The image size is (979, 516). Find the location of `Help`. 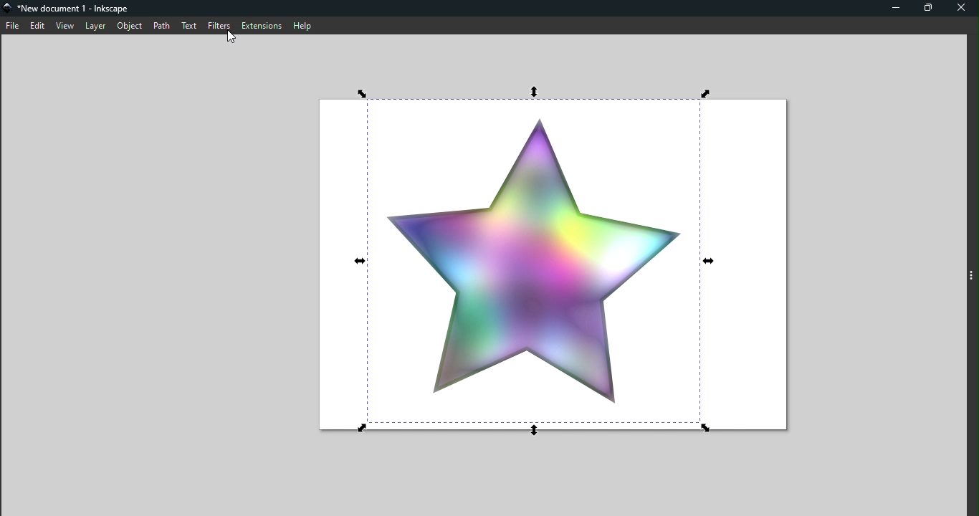

Help is located at coordinates (304, 25).